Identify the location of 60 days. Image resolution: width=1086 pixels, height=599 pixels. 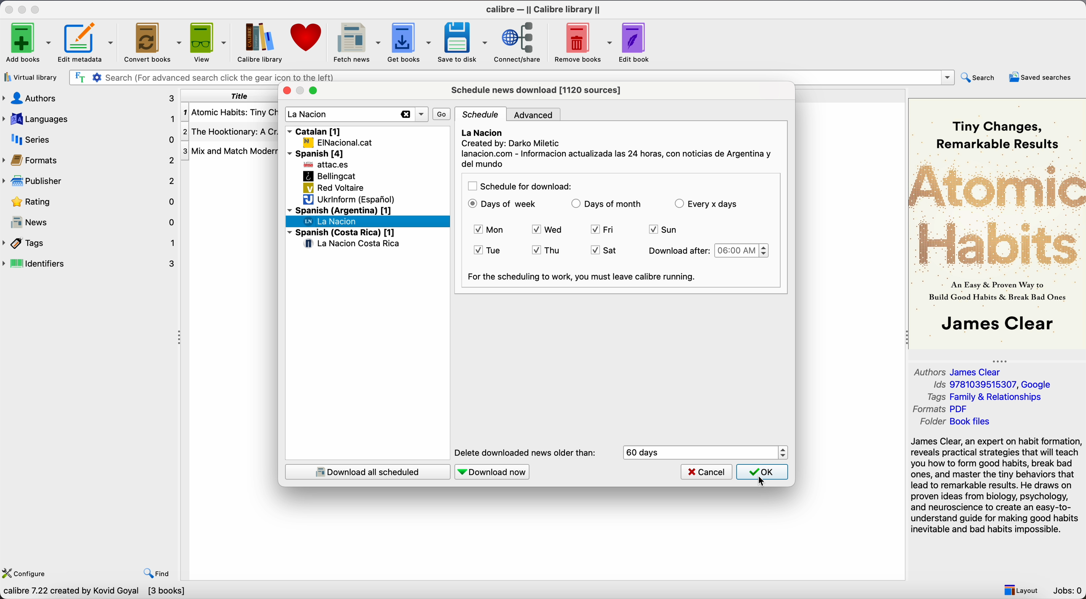
(643, 453).